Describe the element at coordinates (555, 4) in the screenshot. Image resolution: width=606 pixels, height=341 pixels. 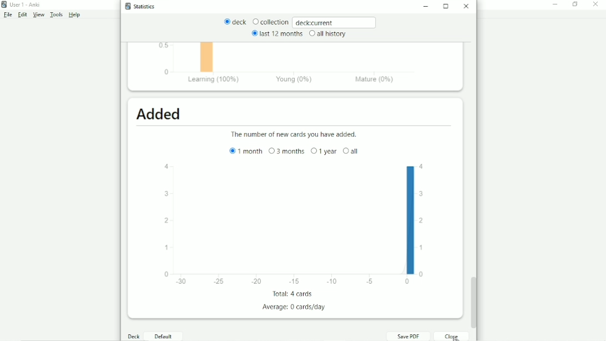
I see `Minimize` at that location.